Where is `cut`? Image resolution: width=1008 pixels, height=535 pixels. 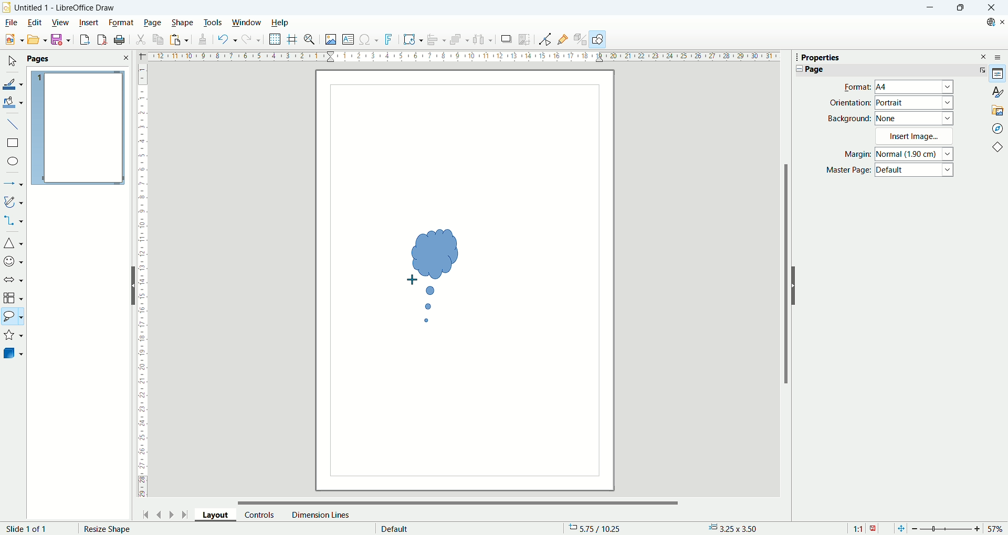 cut is located at coordinates (142, 38).